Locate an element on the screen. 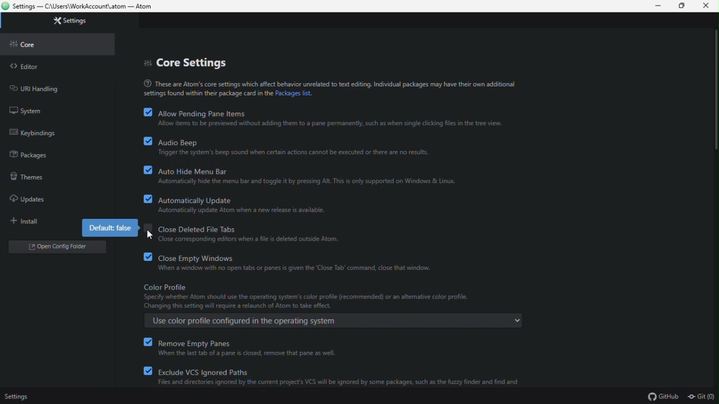 The width and height of the screenshot is (719, 404). close empty windows is located at coordinates (298, 264).